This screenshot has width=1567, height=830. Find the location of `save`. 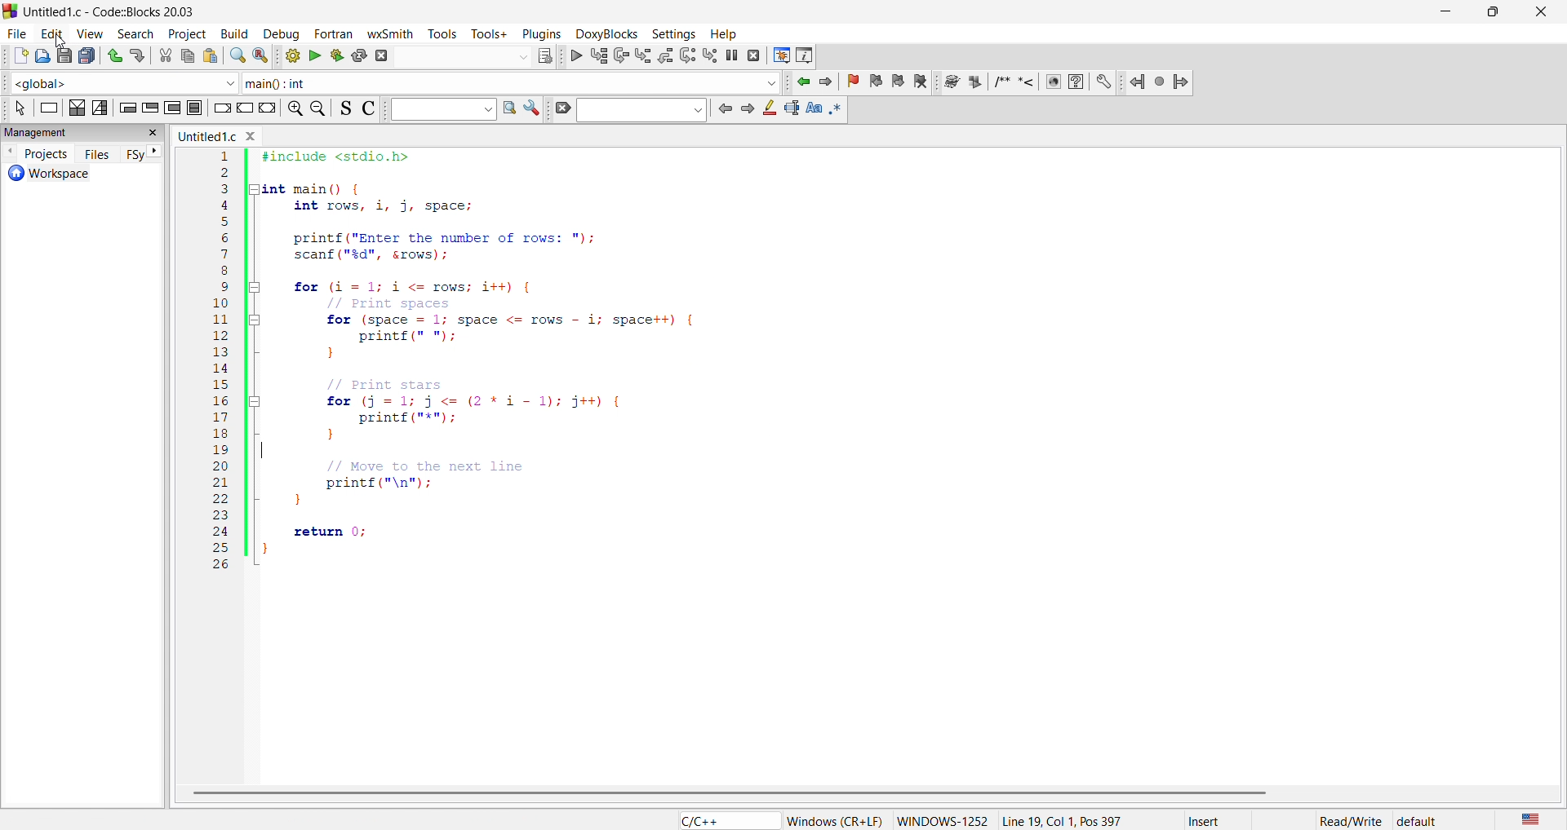

save is located at coordinates (63, 56).